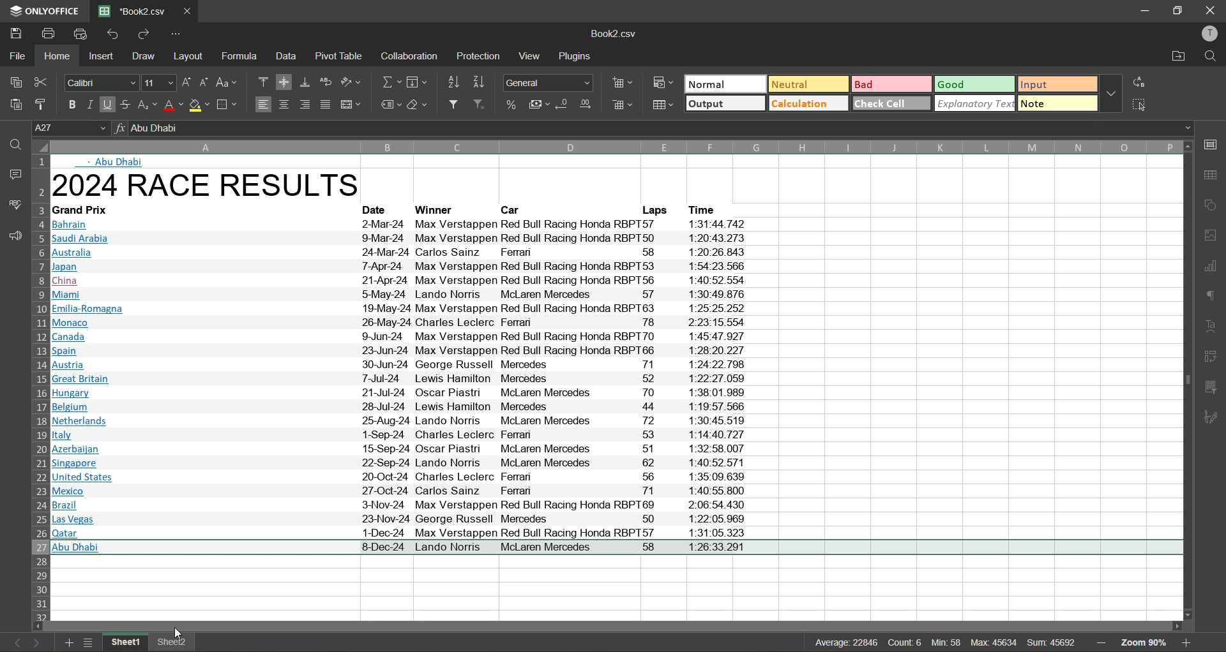  Describe the element at coordinates (15, 104) in the screenshot. I see `paste` at that location.